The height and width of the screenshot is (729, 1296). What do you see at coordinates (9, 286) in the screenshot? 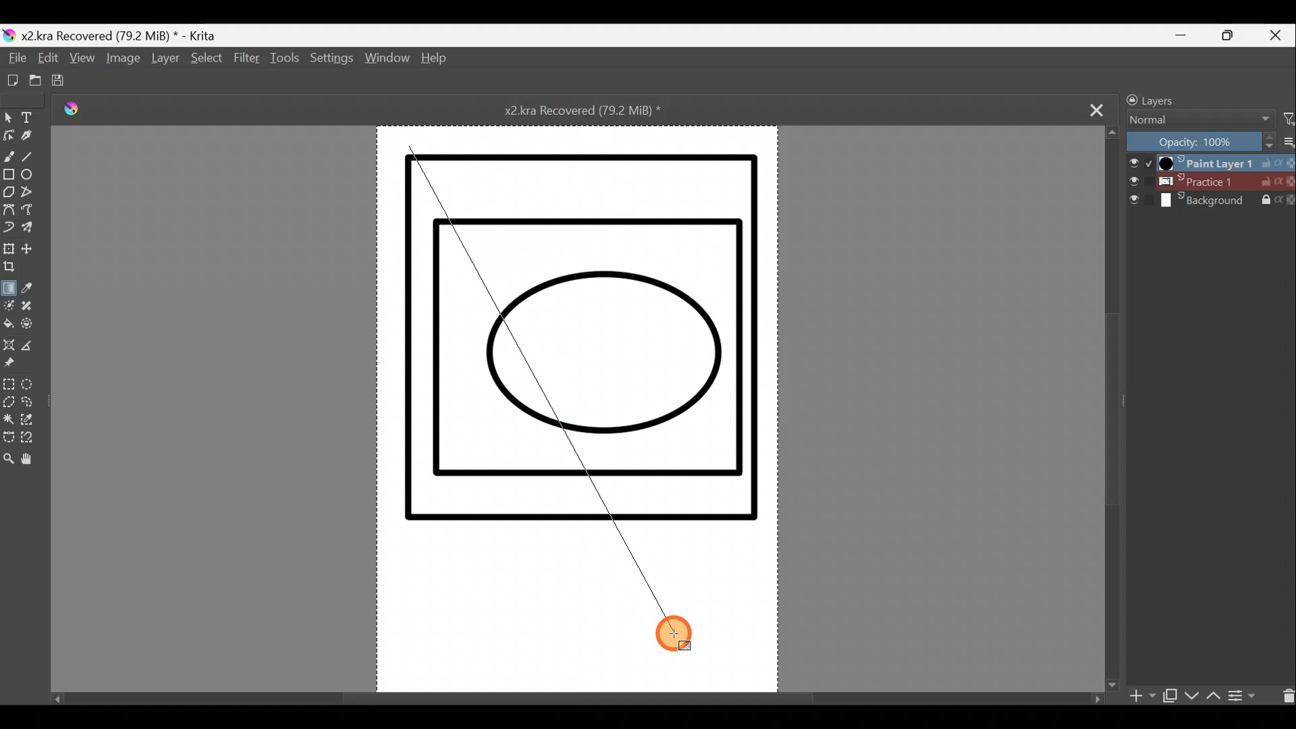
I see `Draw a gradient` at bounding box center [9, 286].